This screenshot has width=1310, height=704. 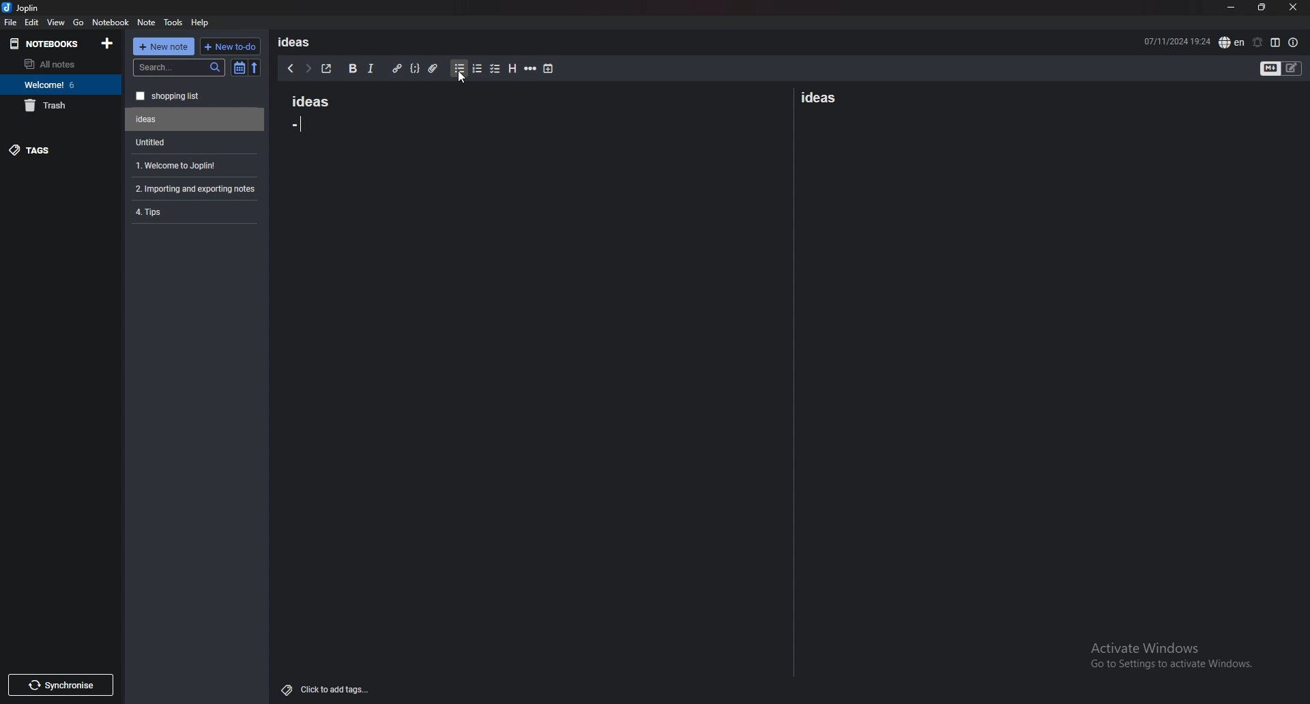 I want to click on Welcome, so click(x=60, y=84).